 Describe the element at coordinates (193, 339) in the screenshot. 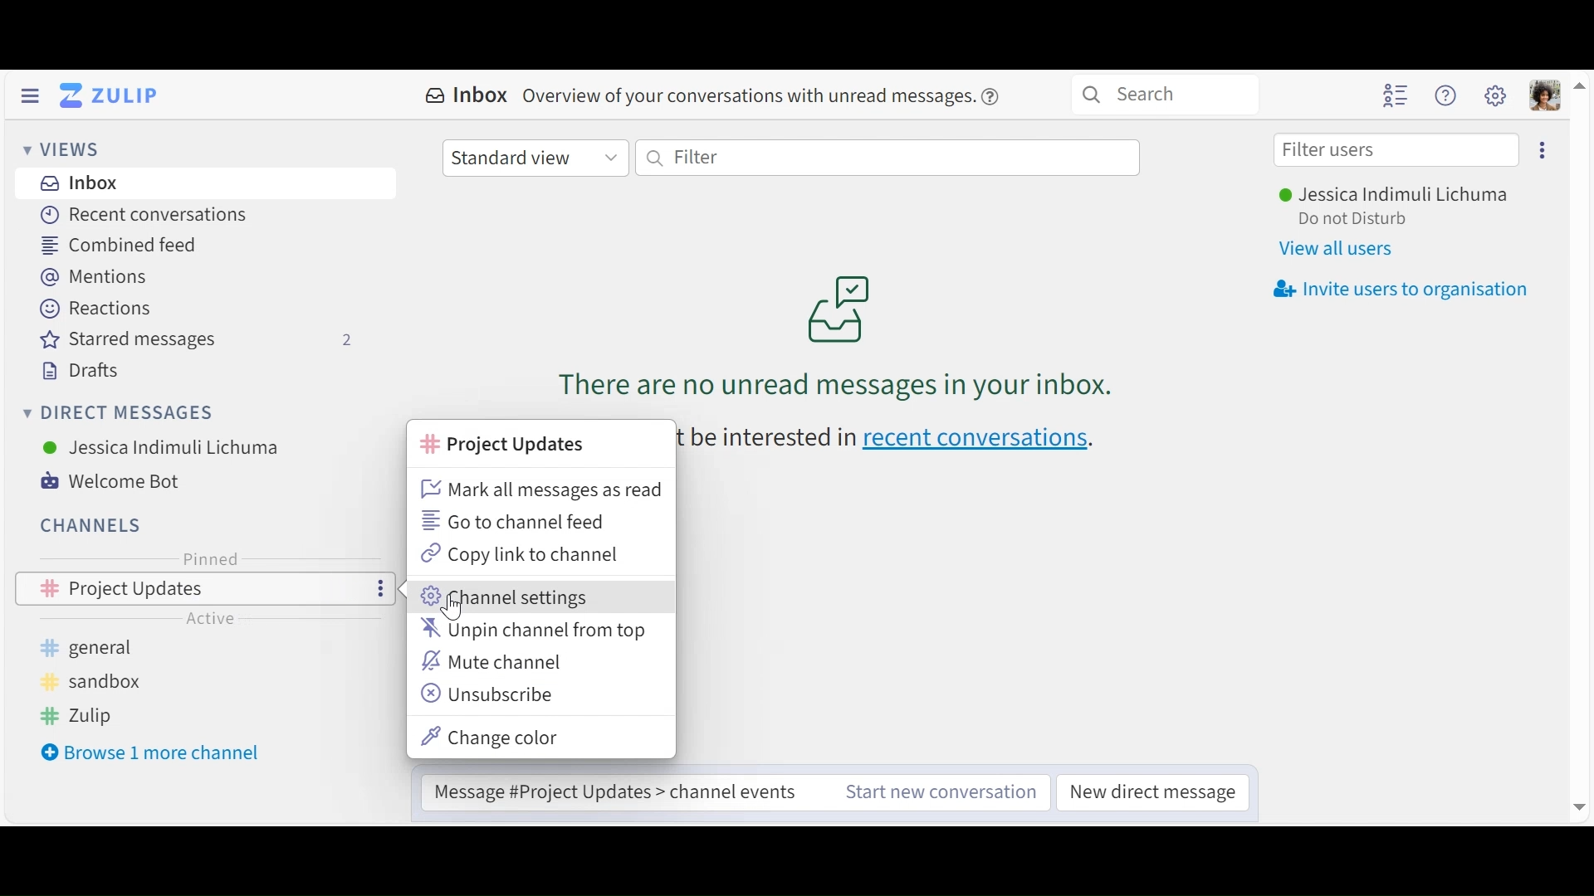

I see `Starred messages` at that location.